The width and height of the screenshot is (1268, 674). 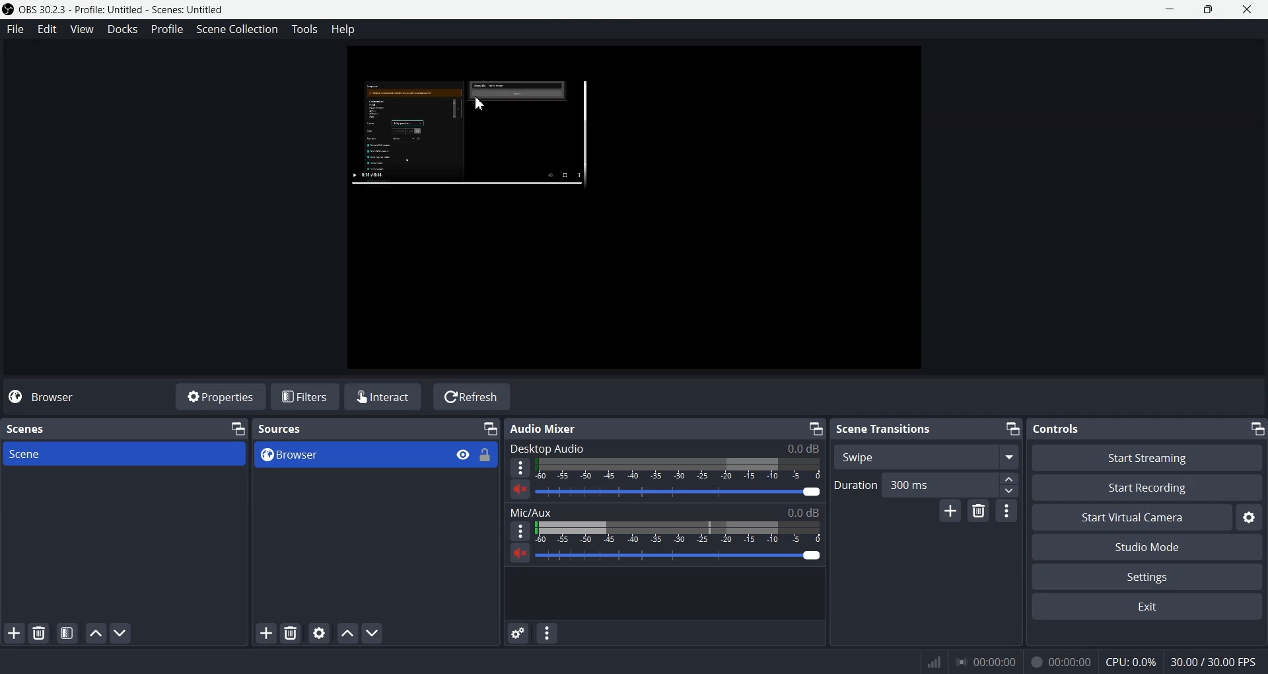 What do you see at coordinates (679, 554) in the screenshot?
I see `Volume Adjuster` at bounding box center [679, 554].